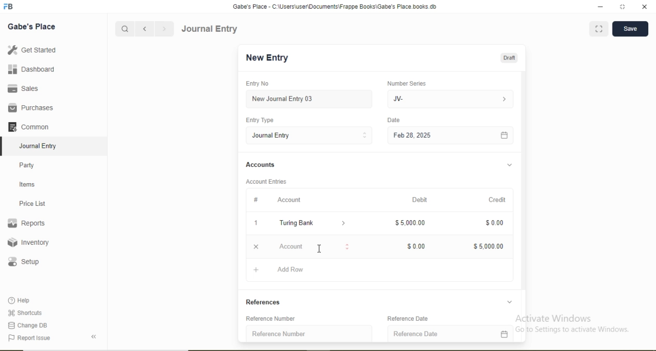 The image size is (656, 351). What do you see at coordinates (279, 334) in the screenshot?
I see `Reference Number` at bounding box center [279, 334].